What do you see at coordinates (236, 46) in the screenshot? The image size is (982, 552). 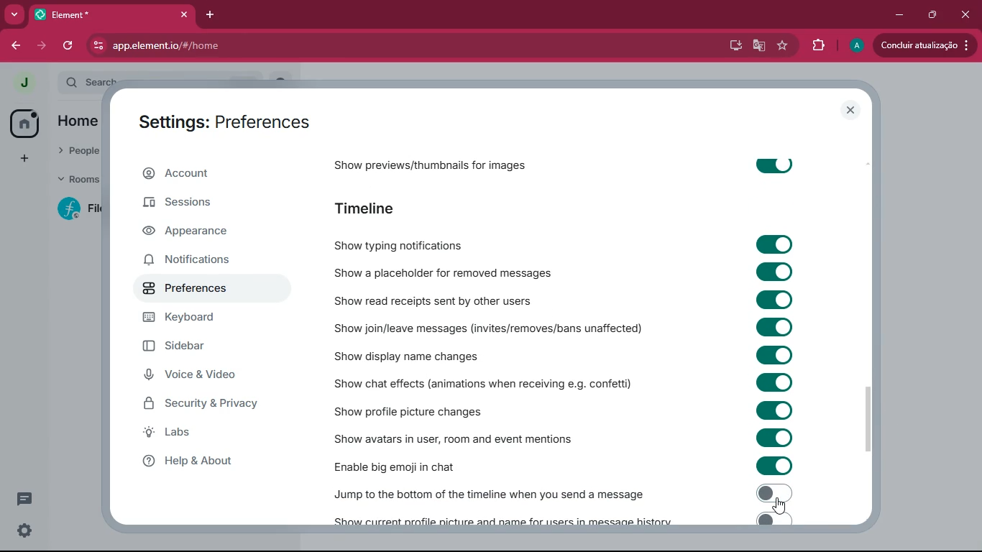 I see `app.element.io/#/home` at bounding box center [236, 46].